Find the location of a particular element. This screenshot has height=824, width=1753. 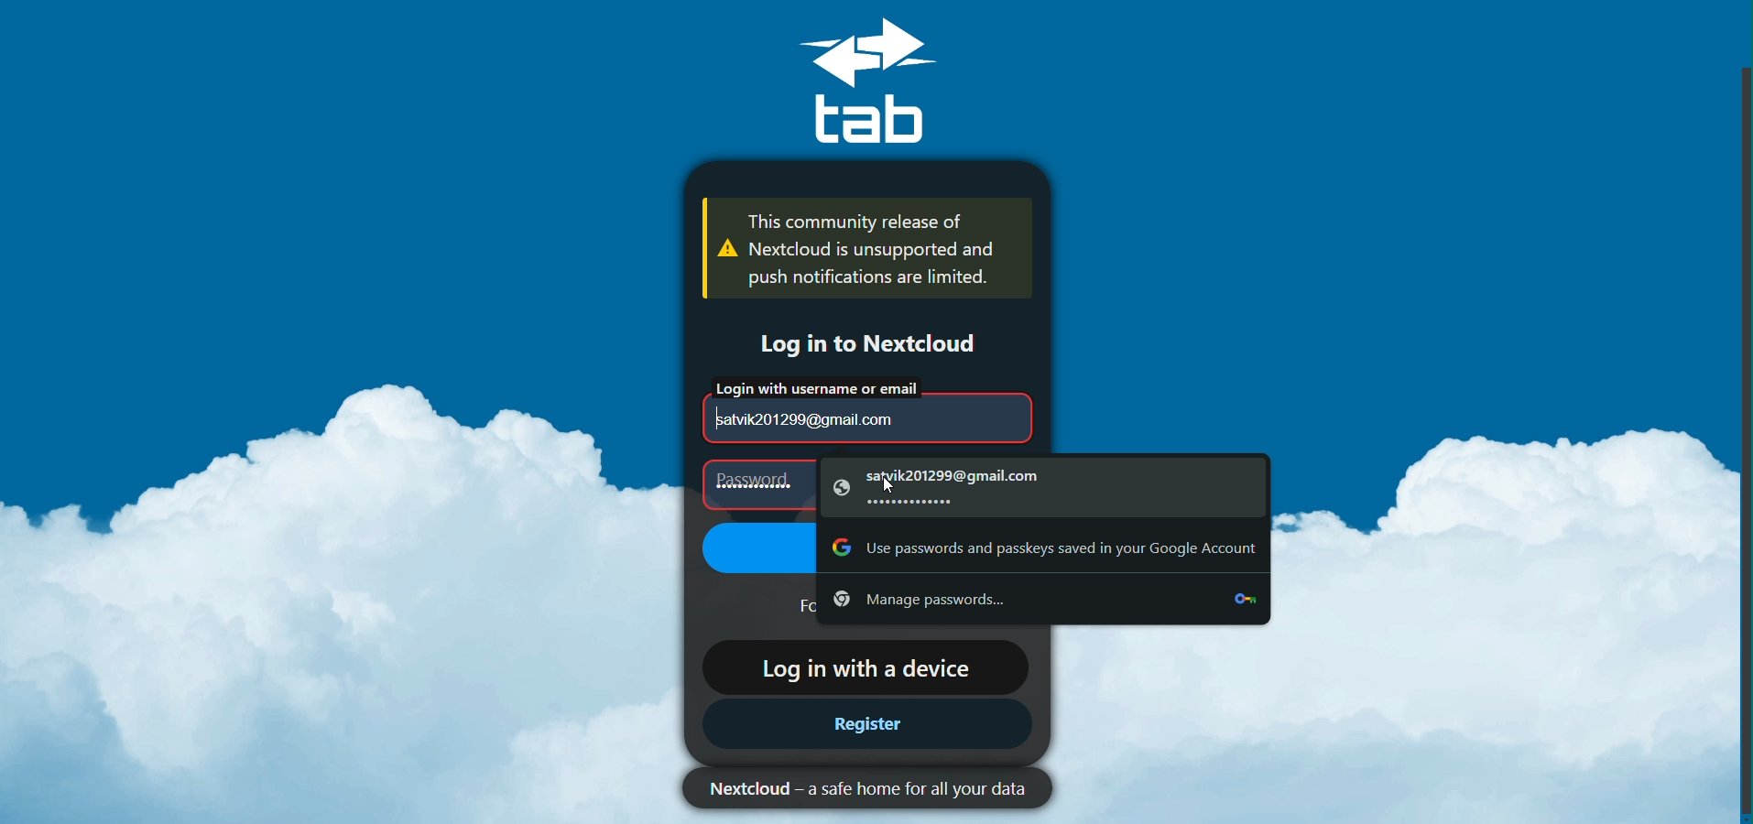

Nextcloud - a safe home for all your data is located at coordinates (855, 788).